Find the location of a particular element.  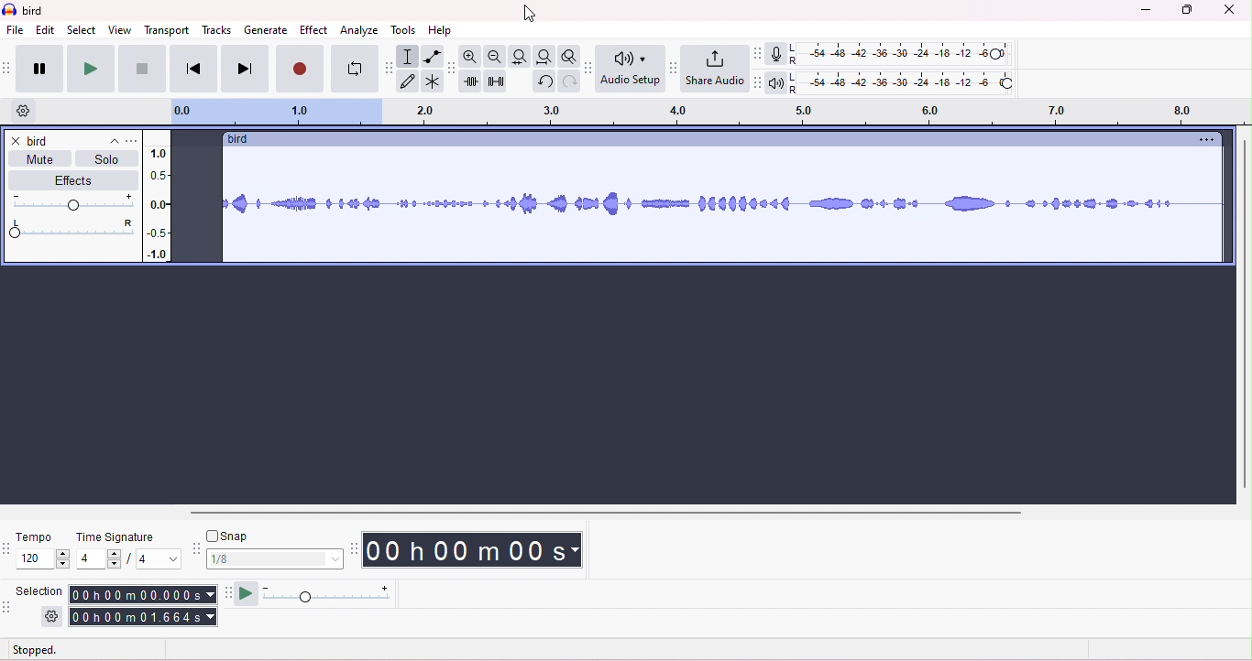

total time is located at coordinates (143, 618).